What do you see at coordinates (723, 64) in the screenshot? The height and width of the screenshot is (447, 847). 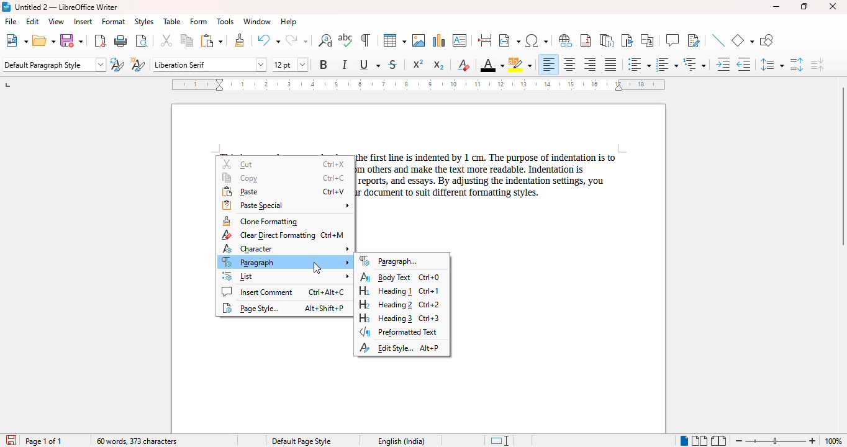 I see `increase indent` at bounding box center [723, 64].